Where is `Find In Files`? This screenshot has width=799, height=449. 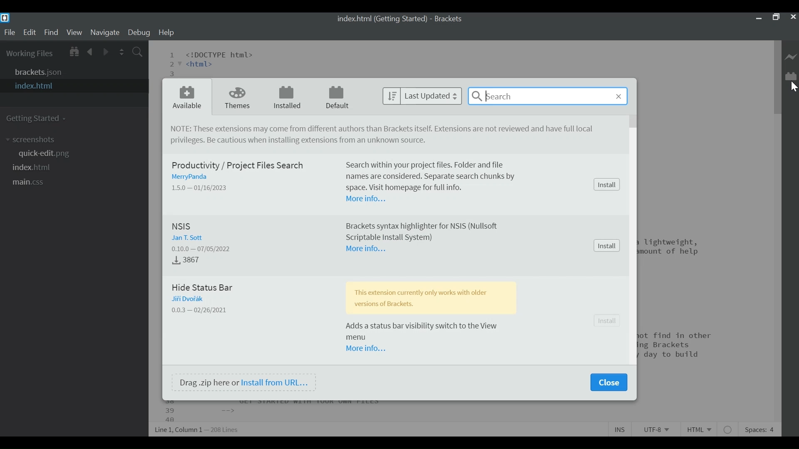
Find In Files is located at coordinates (138, 51).